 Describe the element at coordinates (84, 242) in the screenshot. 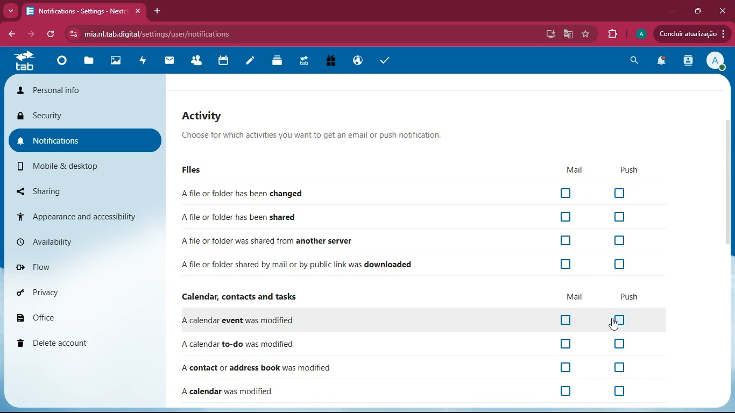

I see `availability` at that location.